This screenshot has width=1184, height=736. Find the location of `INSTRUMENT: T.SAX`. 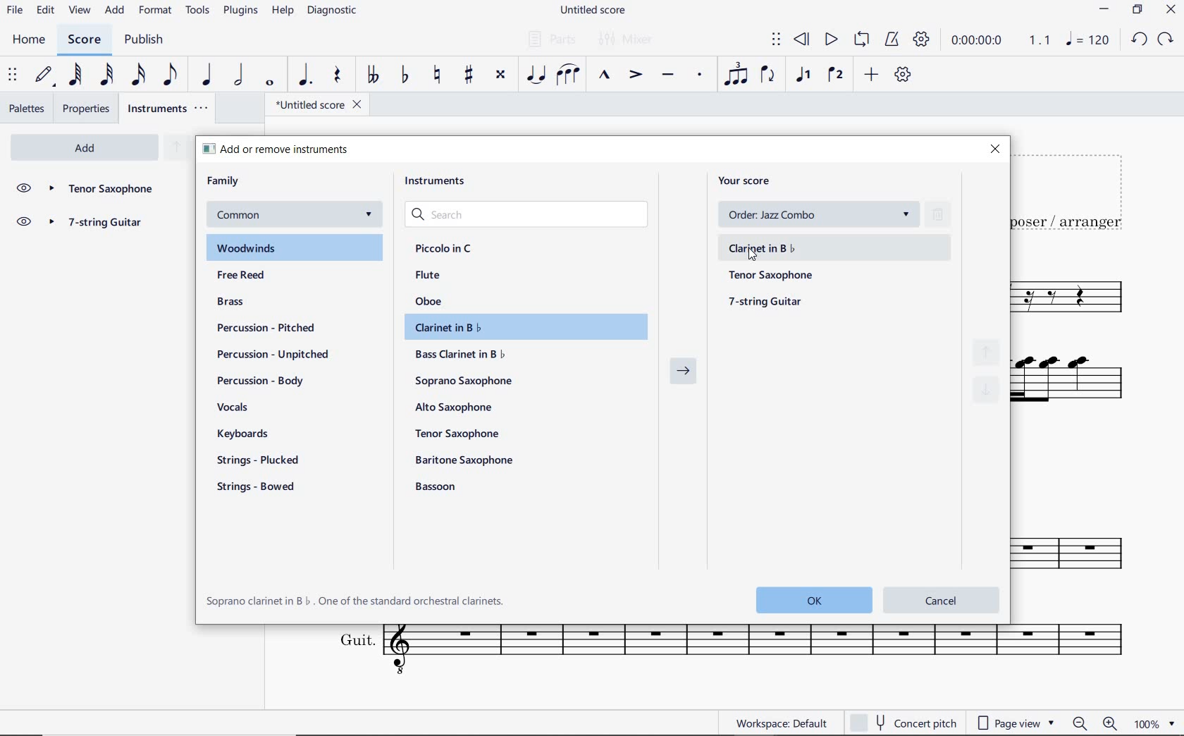

INSTRUMENT: T.SAX is located at coordinates (1079, 543).